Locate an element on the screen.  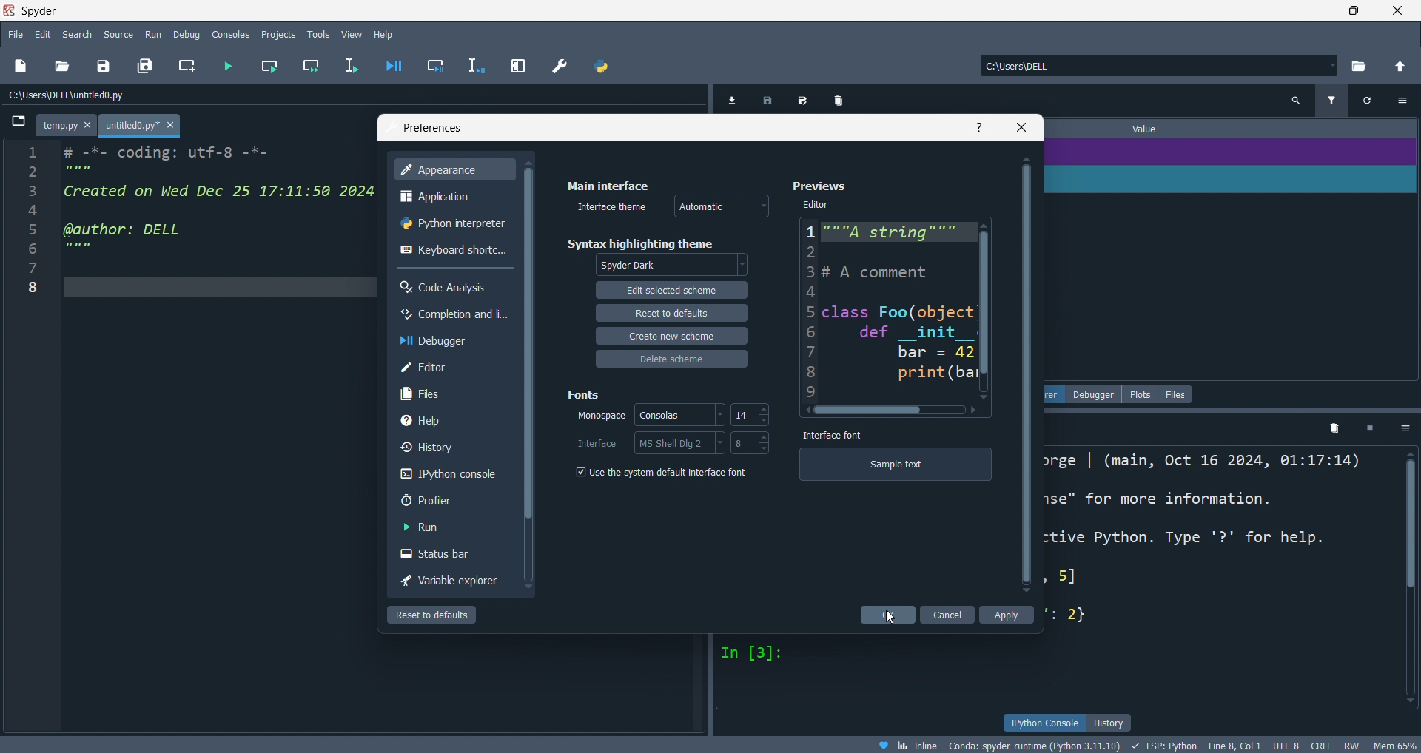
application is located at coordinates (450, 195).